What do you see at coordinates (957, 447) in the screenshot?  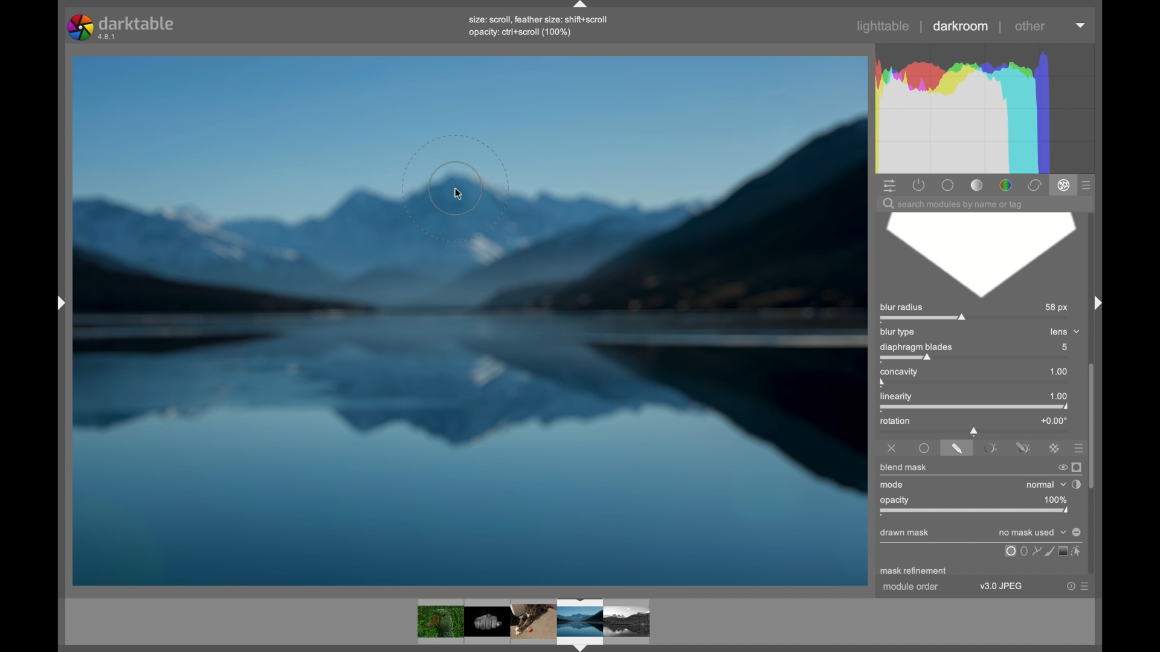 I see `drawnamsk` at bounding box center [957, 447].